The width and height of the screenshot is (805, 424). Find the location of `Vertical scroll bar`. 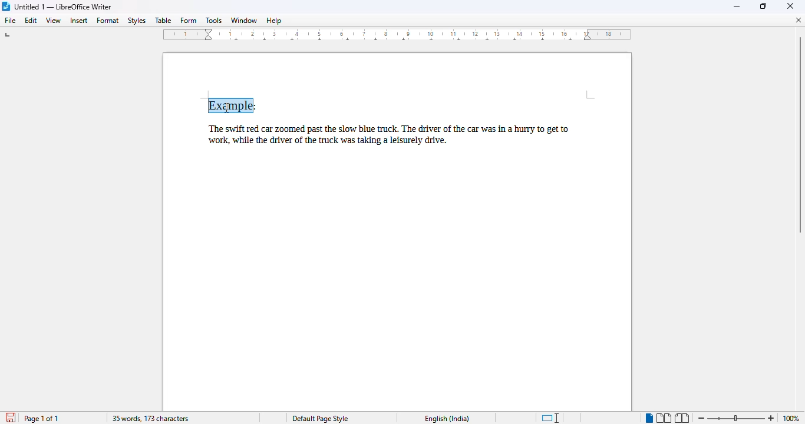

Vertical scroll bar is located at coordinates (800, 135).